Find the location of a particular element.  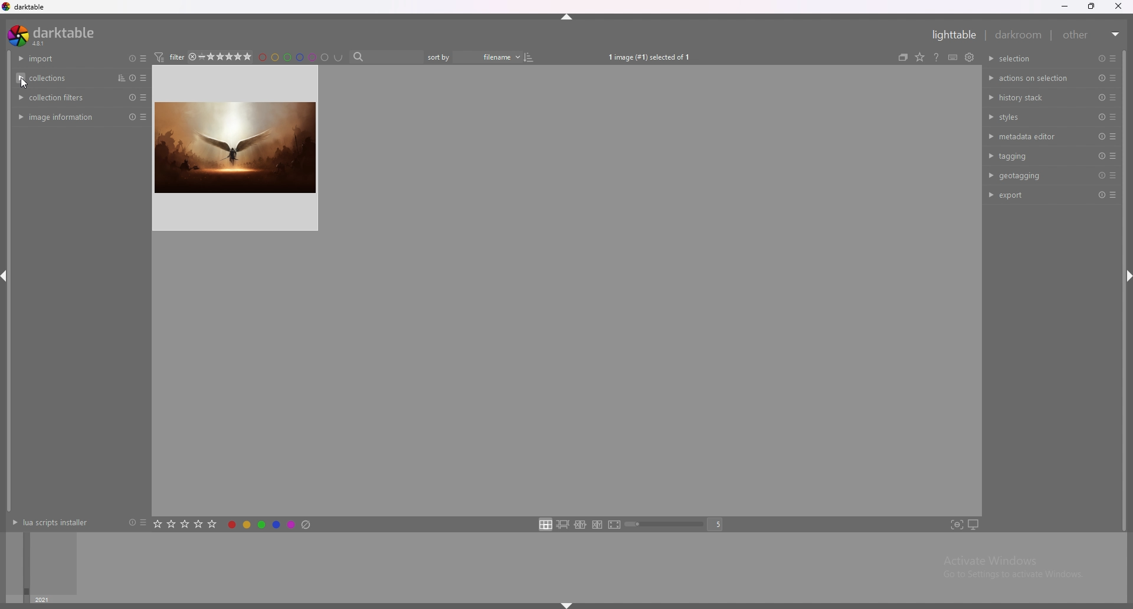

collapse grouped images is located at coordinates (916, 57).